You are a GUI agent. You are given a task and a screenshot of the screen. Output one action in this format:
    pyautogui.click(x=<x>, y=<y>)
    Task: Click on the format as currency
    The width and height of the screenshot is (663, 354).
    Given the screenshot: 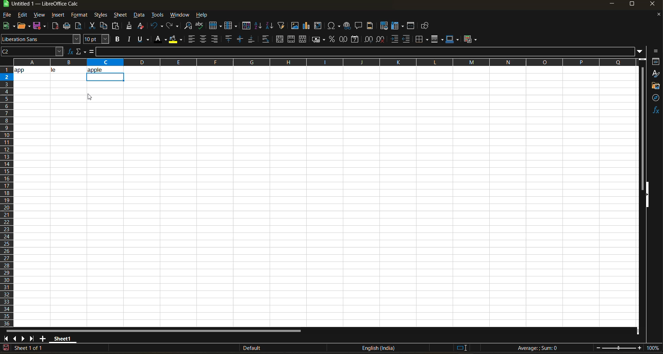 What is the action you would take?
    pyautogui.click(x=320, y=39)
    